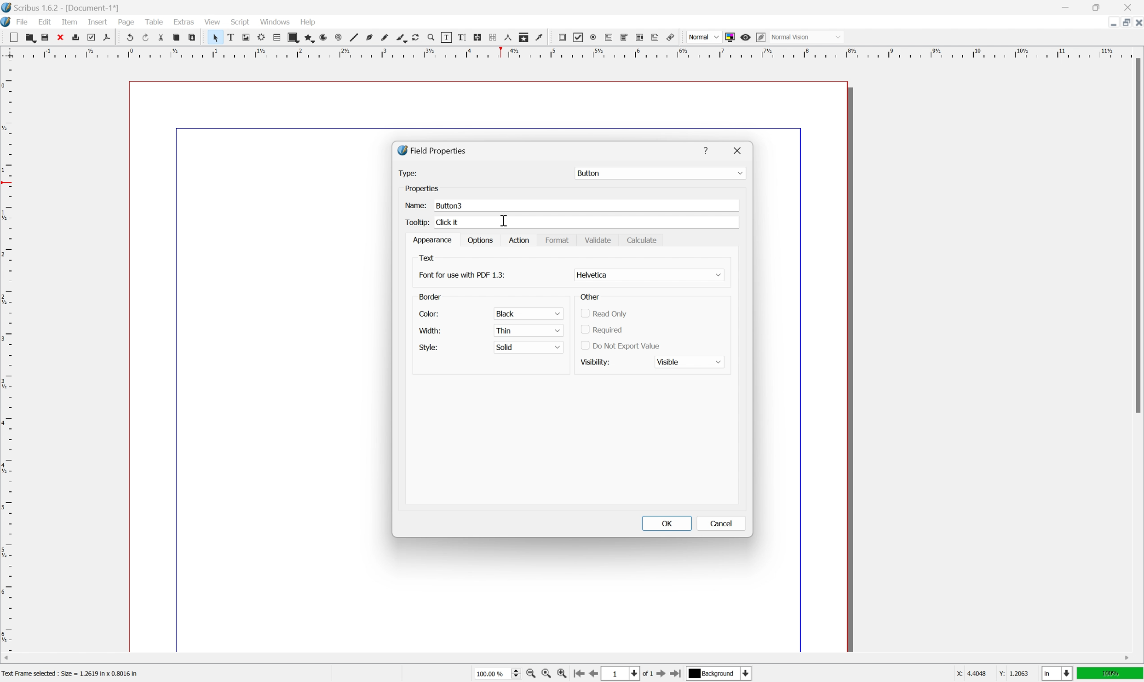 The height and width of the screenshot is (682, 1144). What do you see at coordinates (91, 37) in the screenshot?
I see `preflight verifier` at bounding box center [91, 37].